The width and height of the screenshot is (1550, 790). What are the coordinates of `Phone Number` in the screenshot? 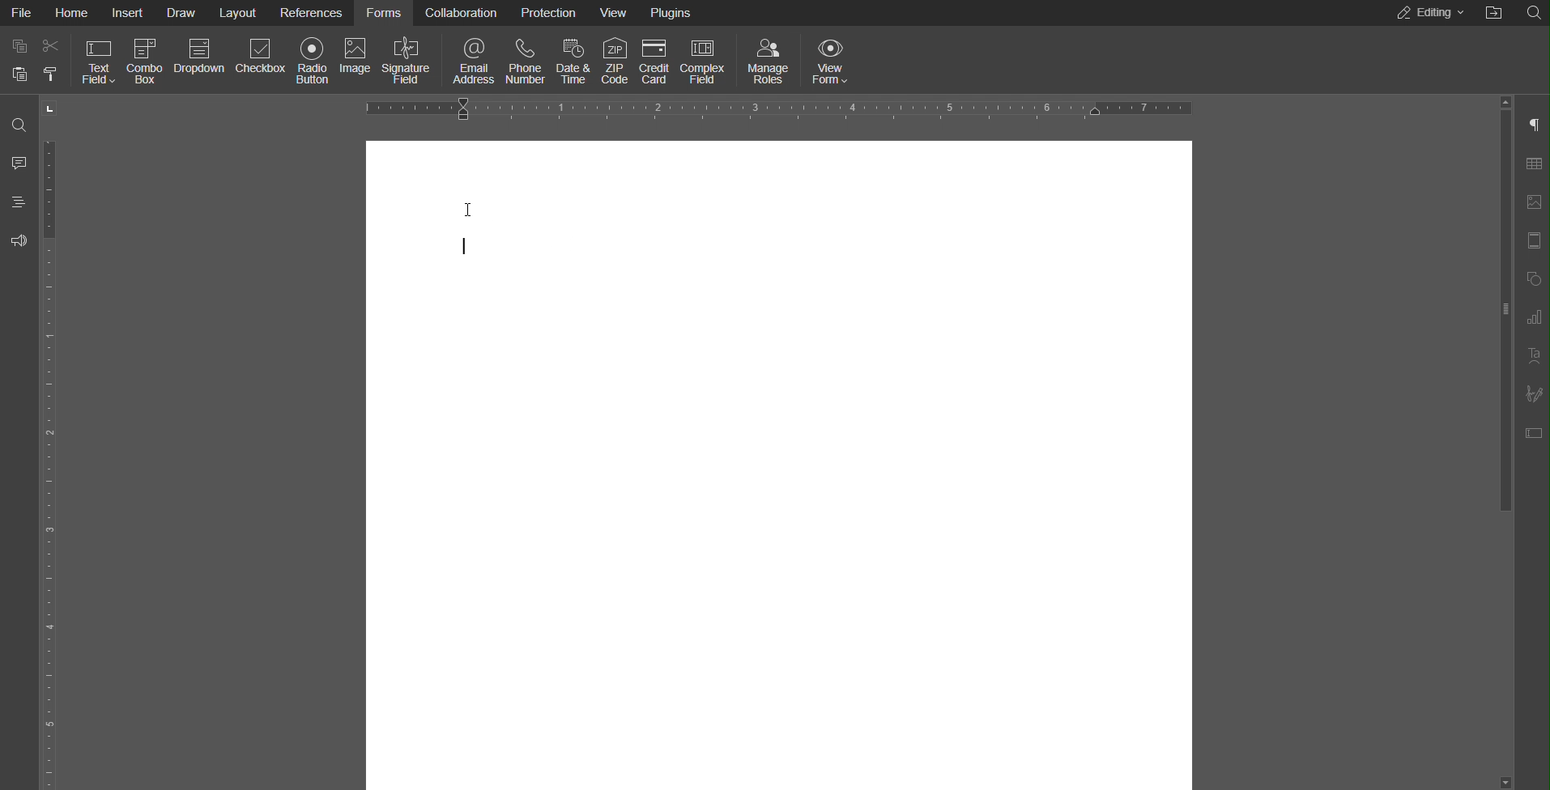 It's located at (525, 58).